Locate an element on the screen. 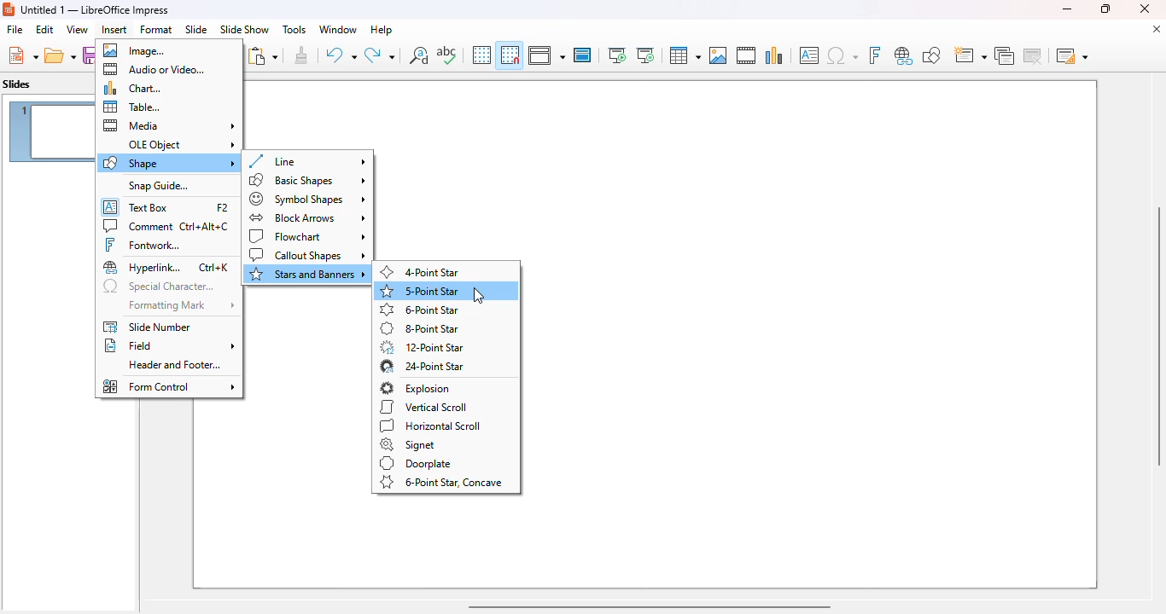 The height and width of the screenshot is (614, 1166). special characters is located at coordinates (159, 287).